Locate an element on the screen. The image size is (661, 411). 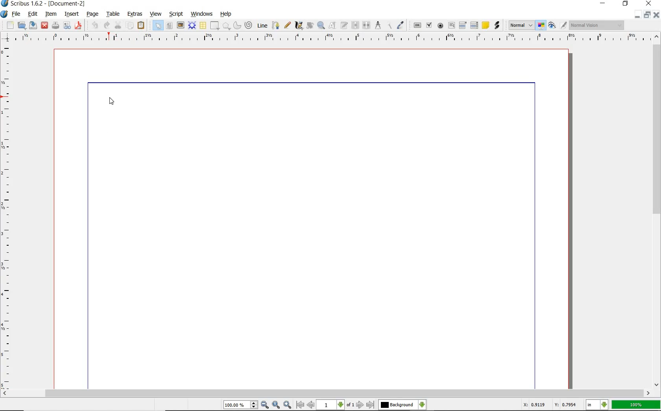
cursor is located at coordinates (112, 101).